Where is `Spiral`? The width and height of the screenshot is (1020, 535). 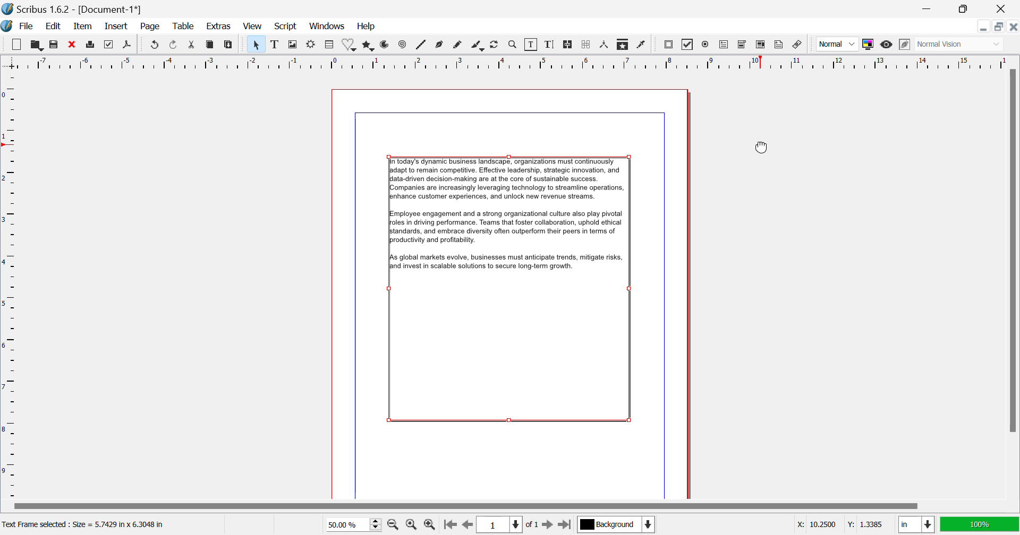
Spiral is located at coordinates (402, 45).